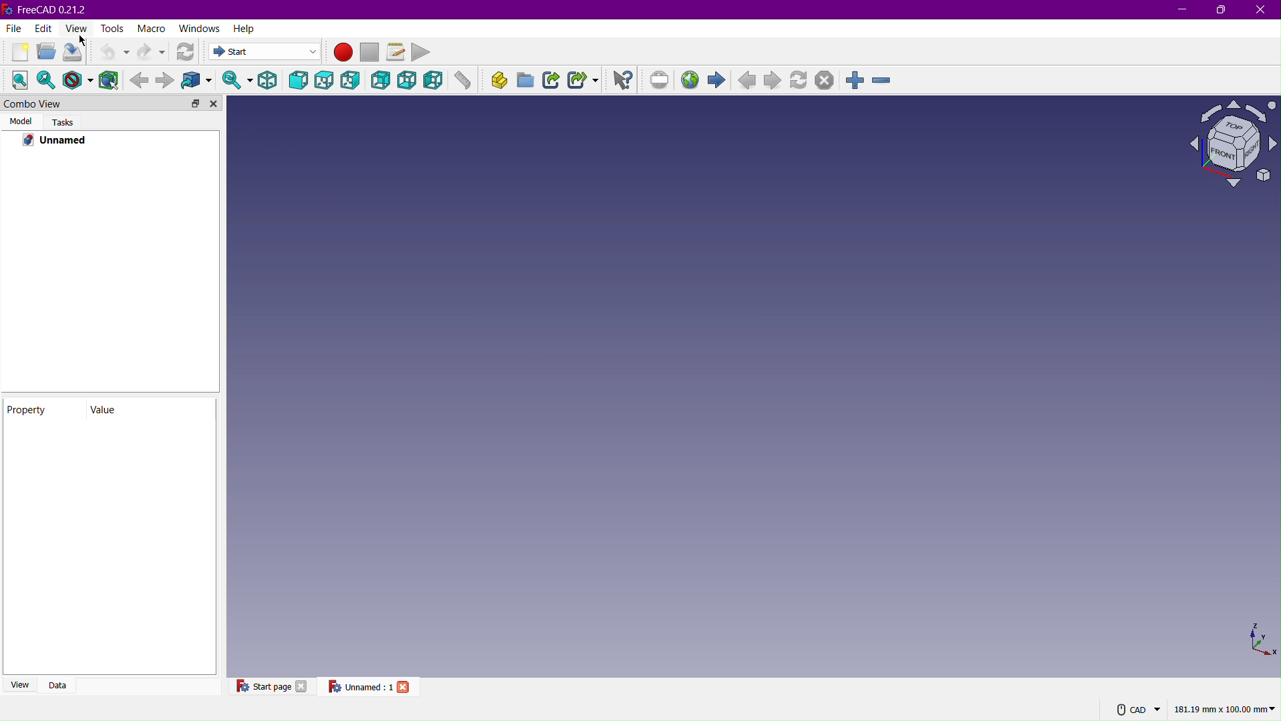  Describe the element at coordinates (77, 39) in the screenshot. I see `cursor` at that location.